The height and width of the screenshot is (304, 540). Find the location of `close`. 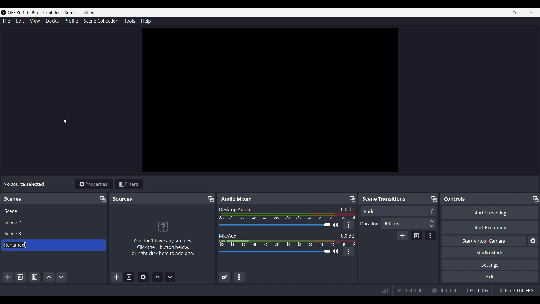

close is located at coordinates (531, 12).